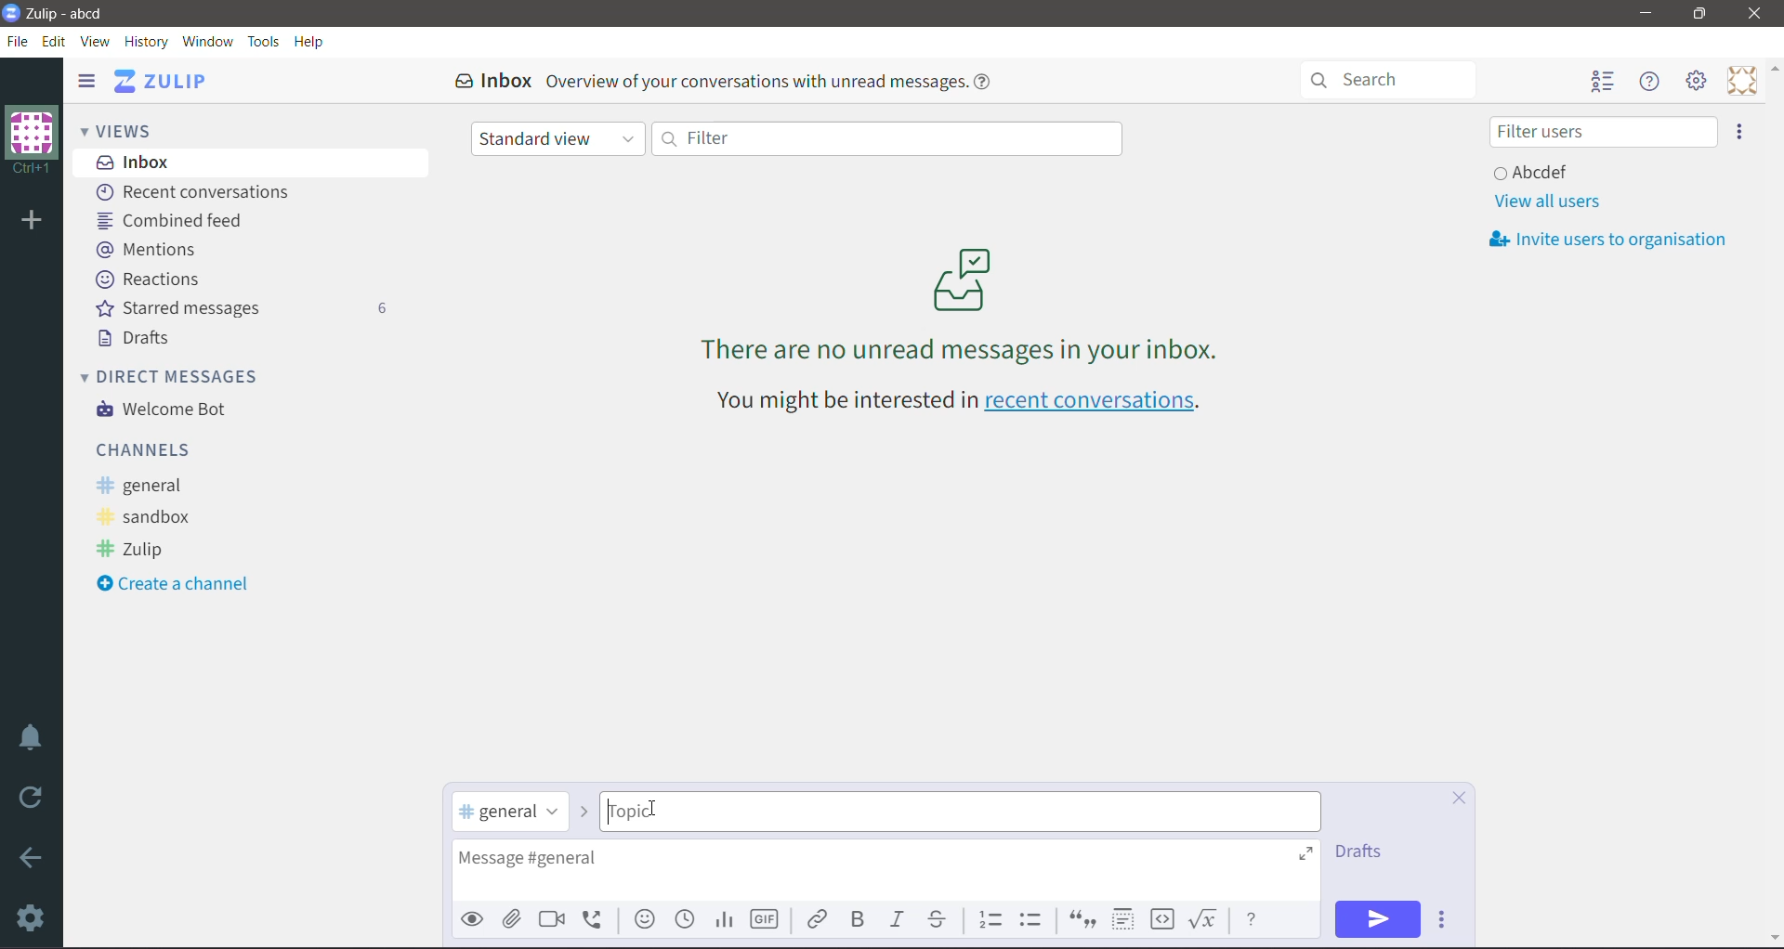 This screenshot has width=1784, height=949. What do you see at coordinates (763, 920) in the screenshot?
I see `Add GIF` at bounding box center [763, 920].